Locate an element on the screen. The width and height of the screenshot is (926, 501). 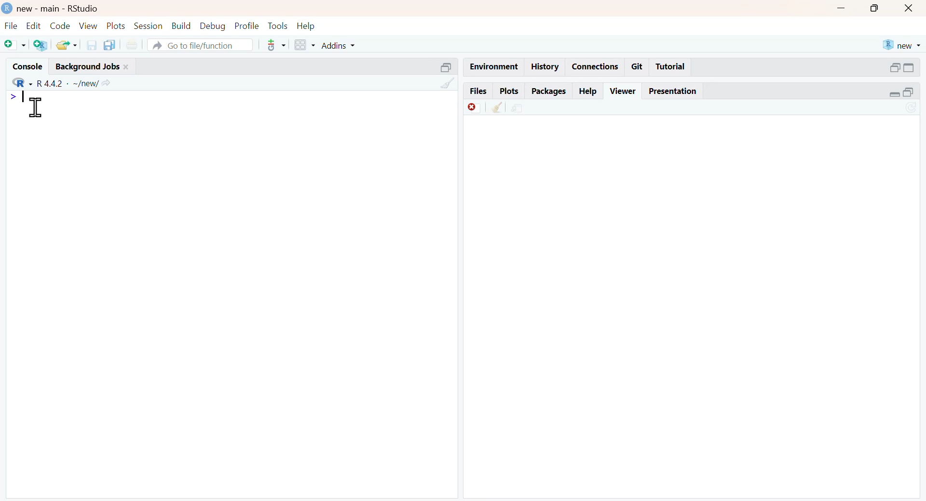
Git is located at coordinates (637, 67).